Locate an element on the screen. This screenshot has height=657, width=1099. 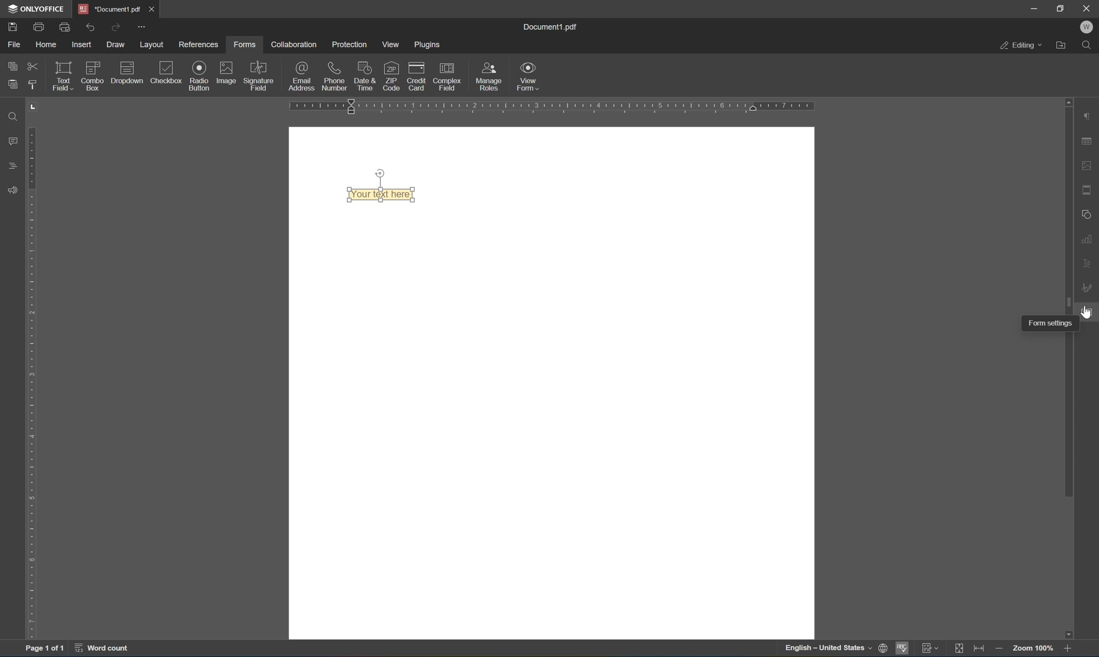
text art settings is located at coordinates (1088, 262).